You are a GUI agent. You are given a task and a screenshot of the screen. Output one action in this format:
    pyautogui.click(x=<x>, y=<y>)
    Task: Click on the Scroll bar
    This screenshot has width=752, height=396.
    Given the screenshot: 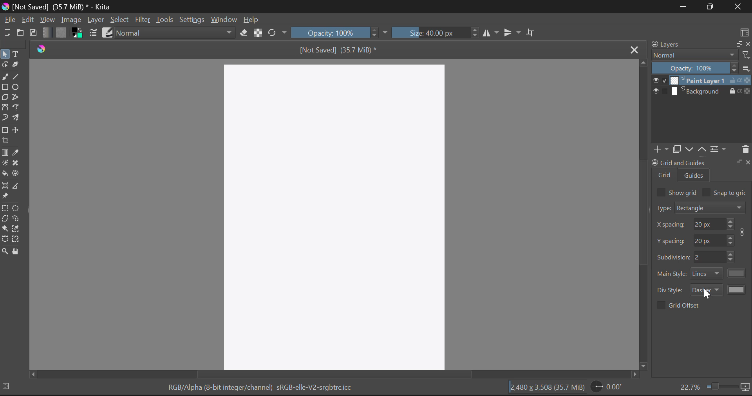 What is the action you would take?
    pyautogui.click(x=644, y=215)
    